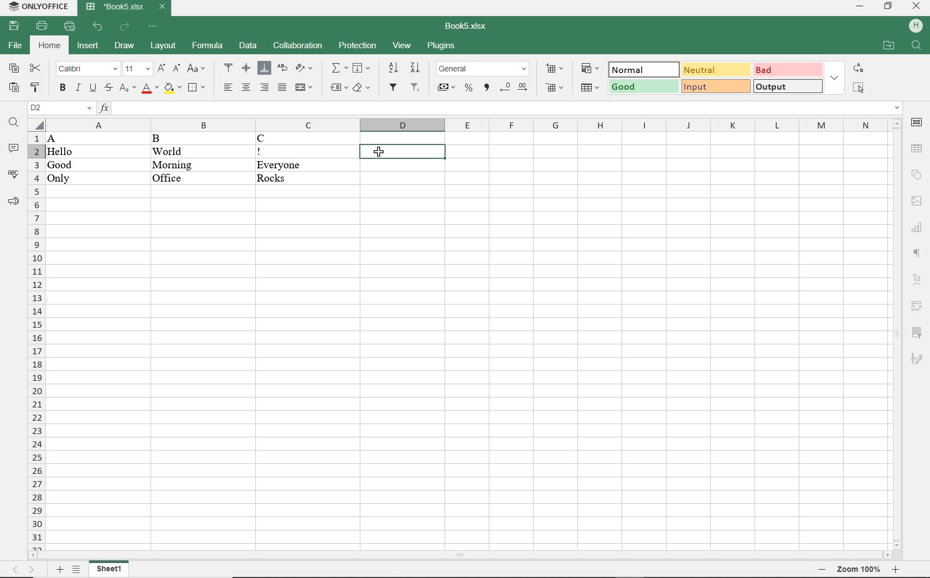  I want to click on PLUGINS, so click(441, 47).